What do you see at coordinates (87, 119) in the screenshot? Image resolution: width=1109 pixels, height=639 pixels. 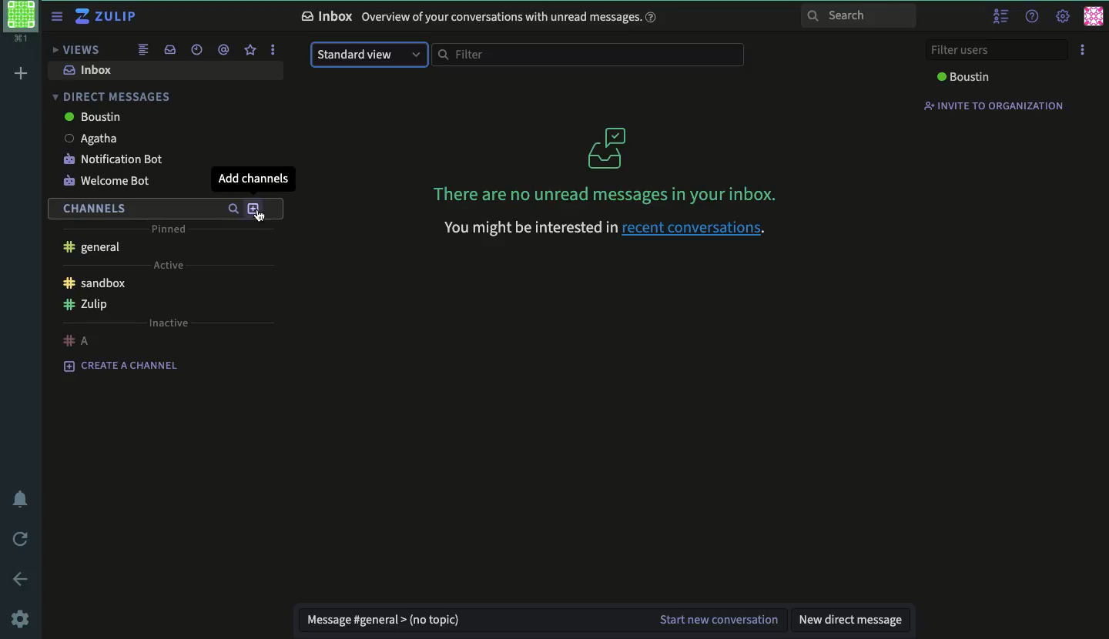 I see `boustin` at bounding box center [87, 119].